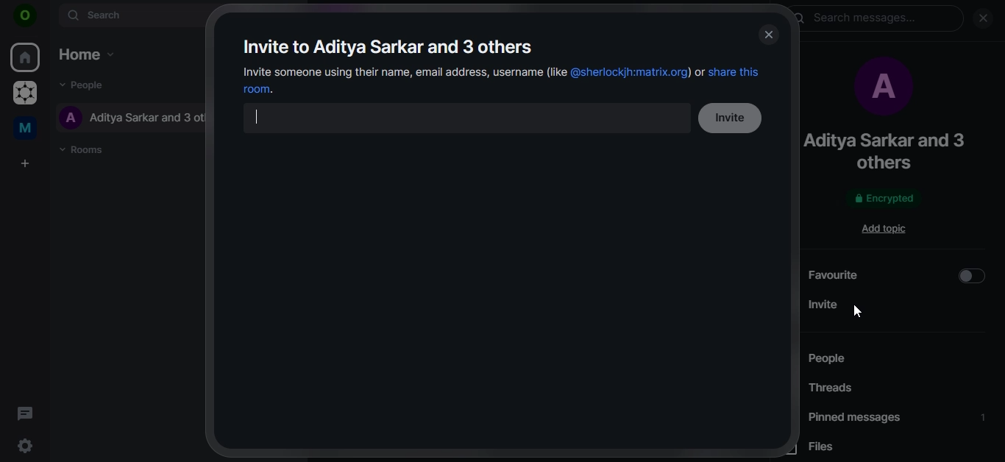 This screenshot has height=462, width=1005. Describe the element at coordinates (834, 389) in the screenshot. I see `threads` at that location.